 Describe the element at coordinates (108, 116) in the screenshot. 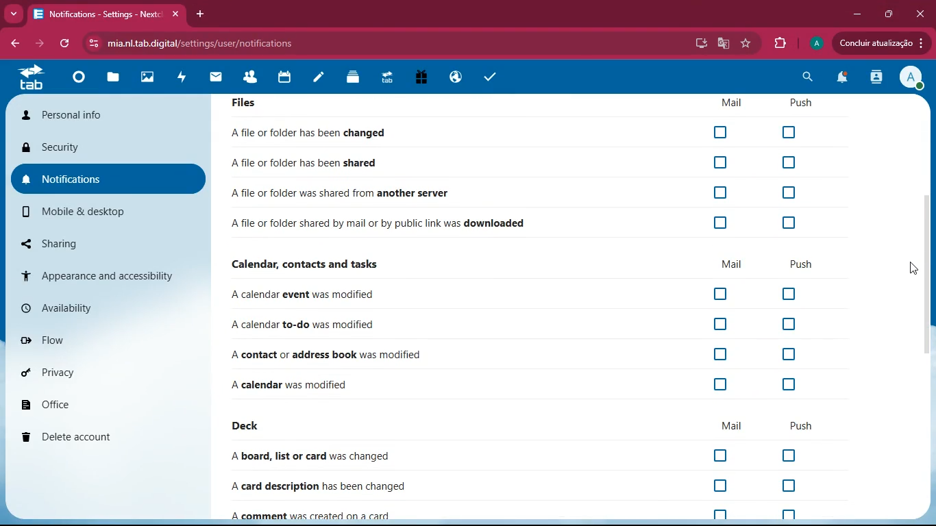

I see `personal info` at that location.